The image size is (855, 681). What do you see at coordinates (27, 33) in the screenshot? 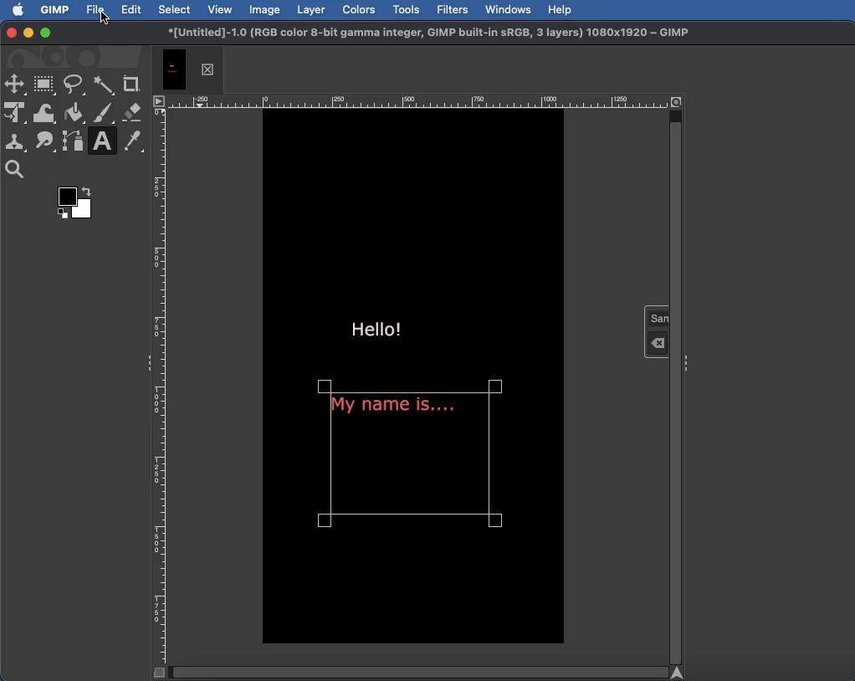
I see `Minimize` at bounding box center [27, 33].